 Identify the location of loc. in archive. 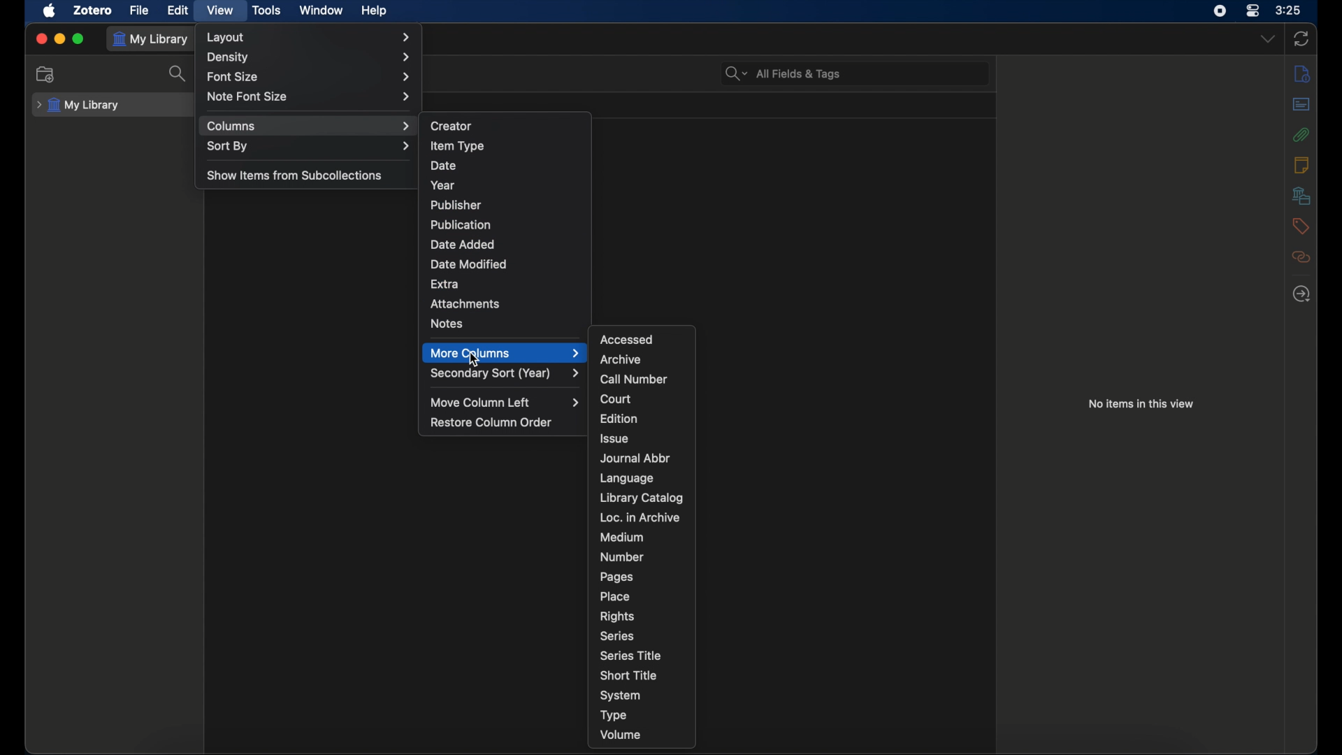
(640, 517).